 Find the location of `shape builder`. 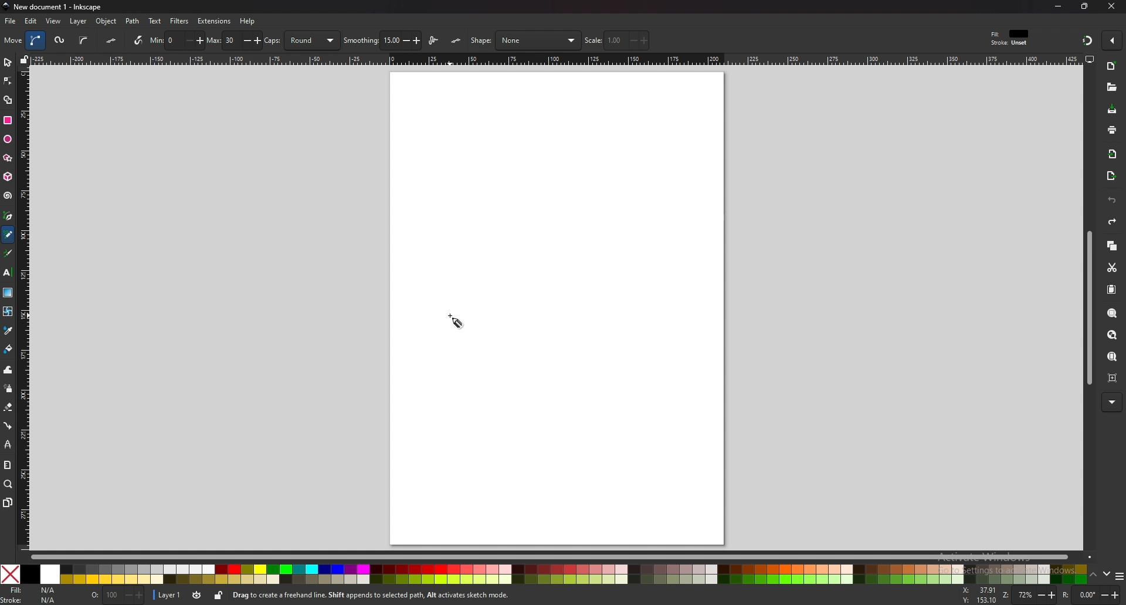

shape builder is located at coordinates (9, 100).